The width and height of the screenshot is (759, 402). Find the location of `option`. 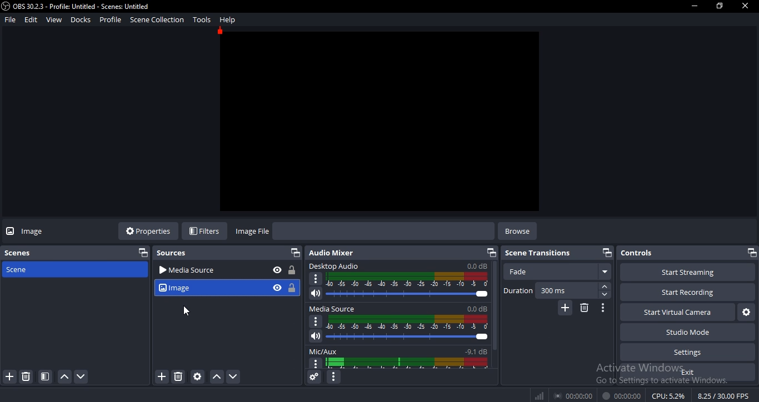

option is located at coordinates (316, 279).